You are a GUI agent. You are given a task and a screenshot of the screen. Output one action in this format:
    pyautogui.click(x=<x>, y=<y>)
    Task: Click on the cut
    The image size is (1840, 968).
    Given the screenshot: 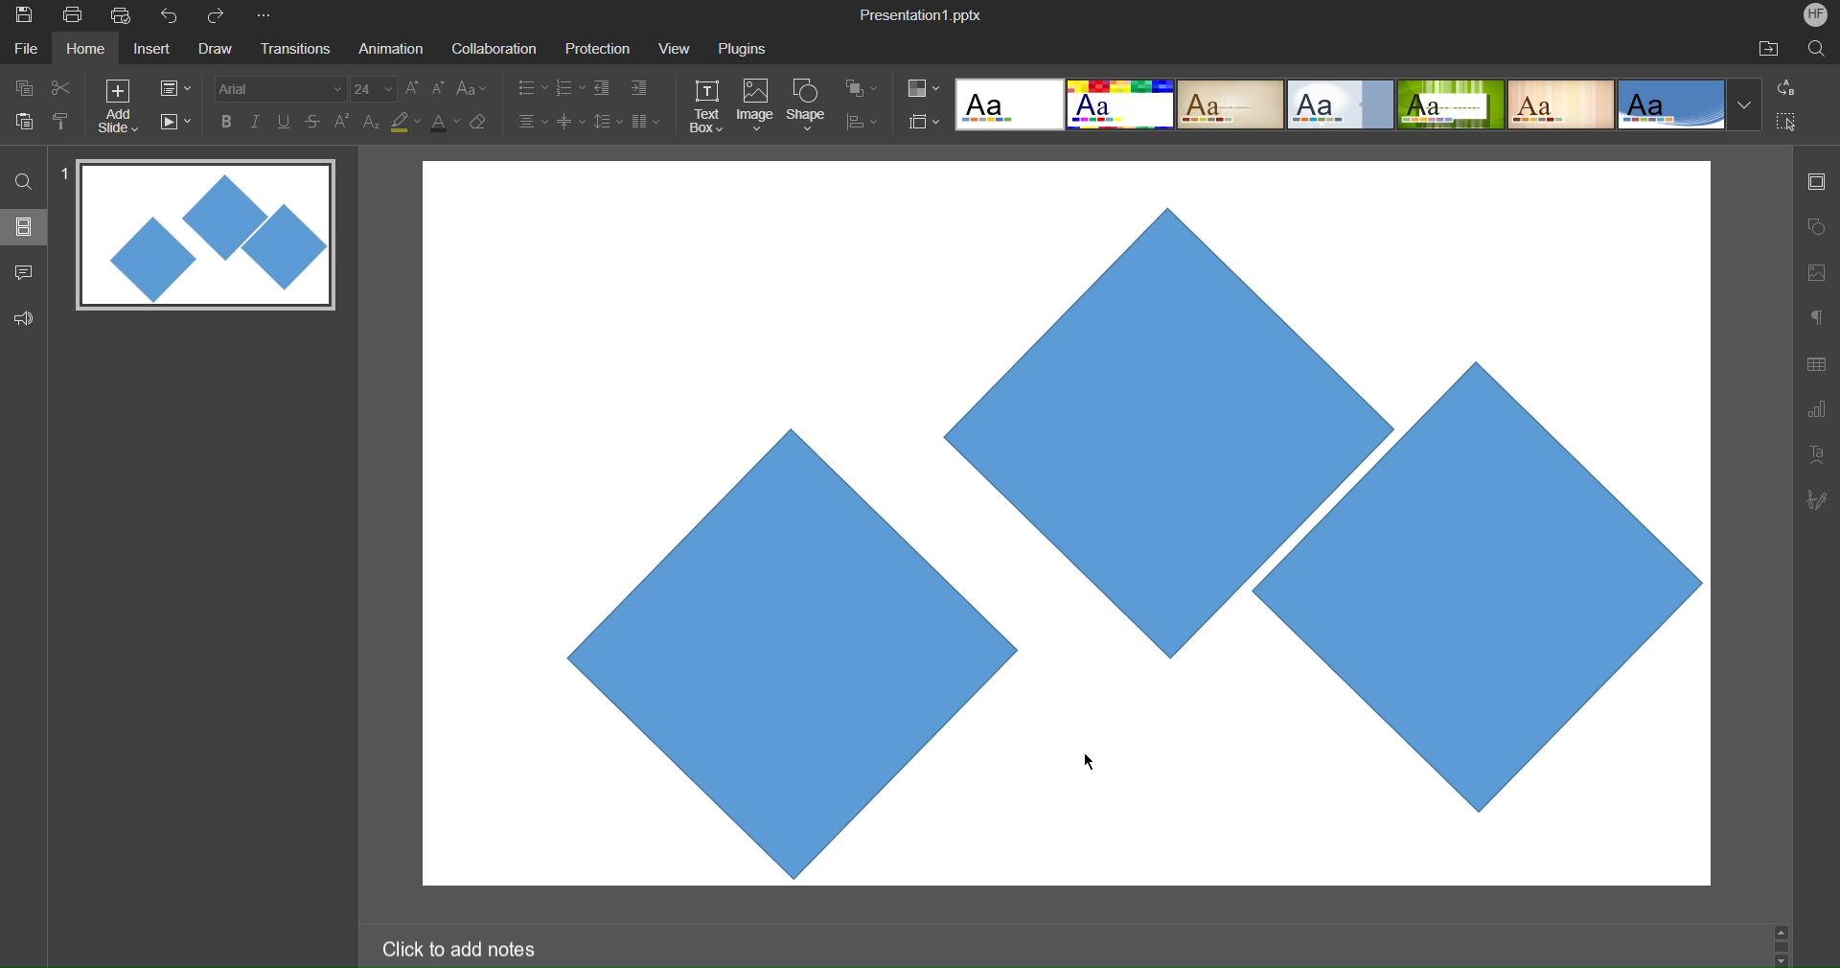 What is the action you would take?
    pyautogui.click(x=61, y=86)
    